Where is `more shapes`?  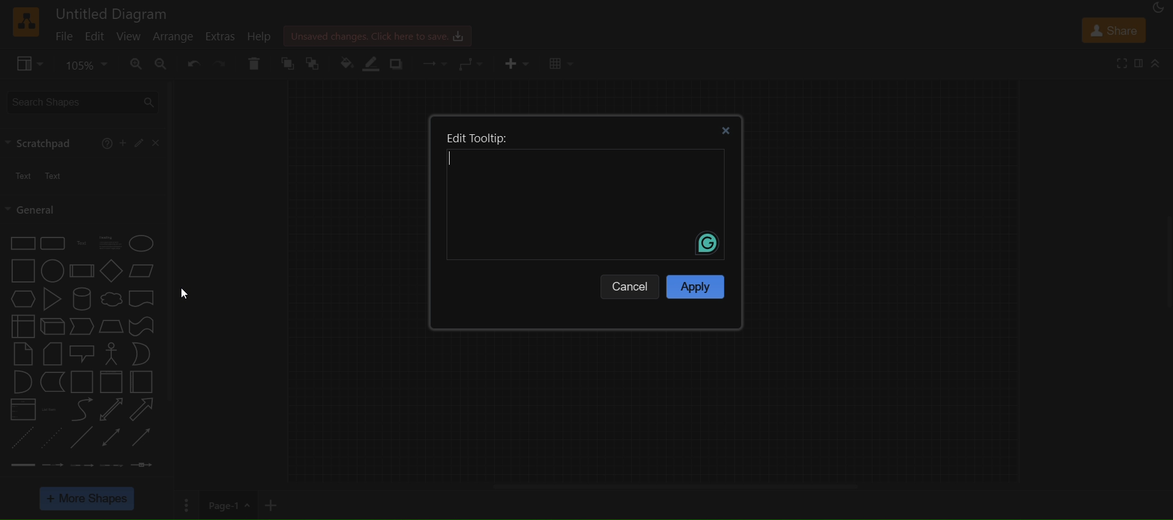
more shapes is located at coordinates (88, 498).